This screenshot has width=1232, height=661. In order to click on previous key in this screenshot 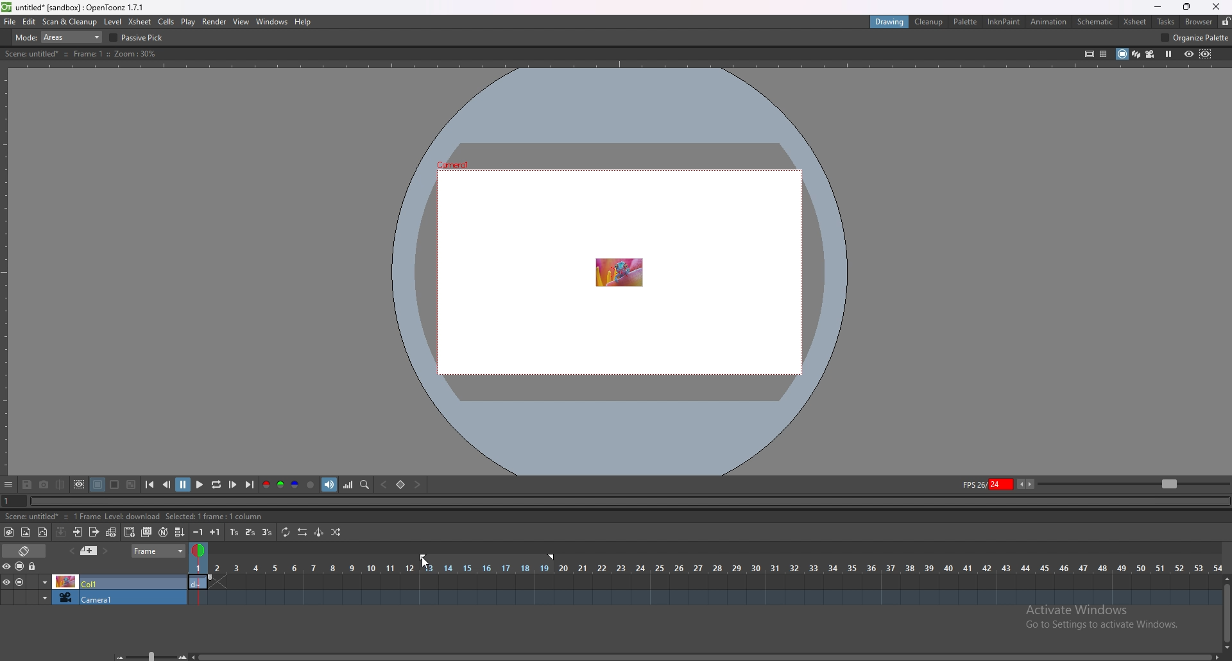, I will do `click(384, 485)`.